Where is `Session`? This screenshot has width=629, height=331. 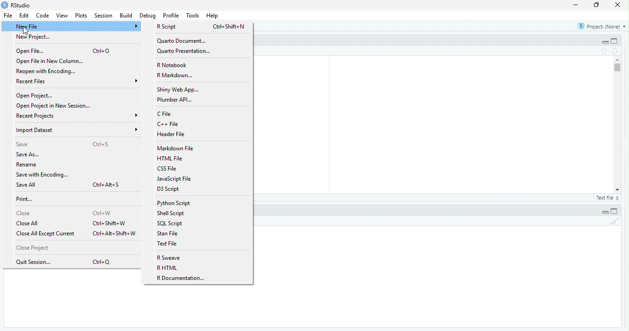
Session is located at coordinates (105, 16).